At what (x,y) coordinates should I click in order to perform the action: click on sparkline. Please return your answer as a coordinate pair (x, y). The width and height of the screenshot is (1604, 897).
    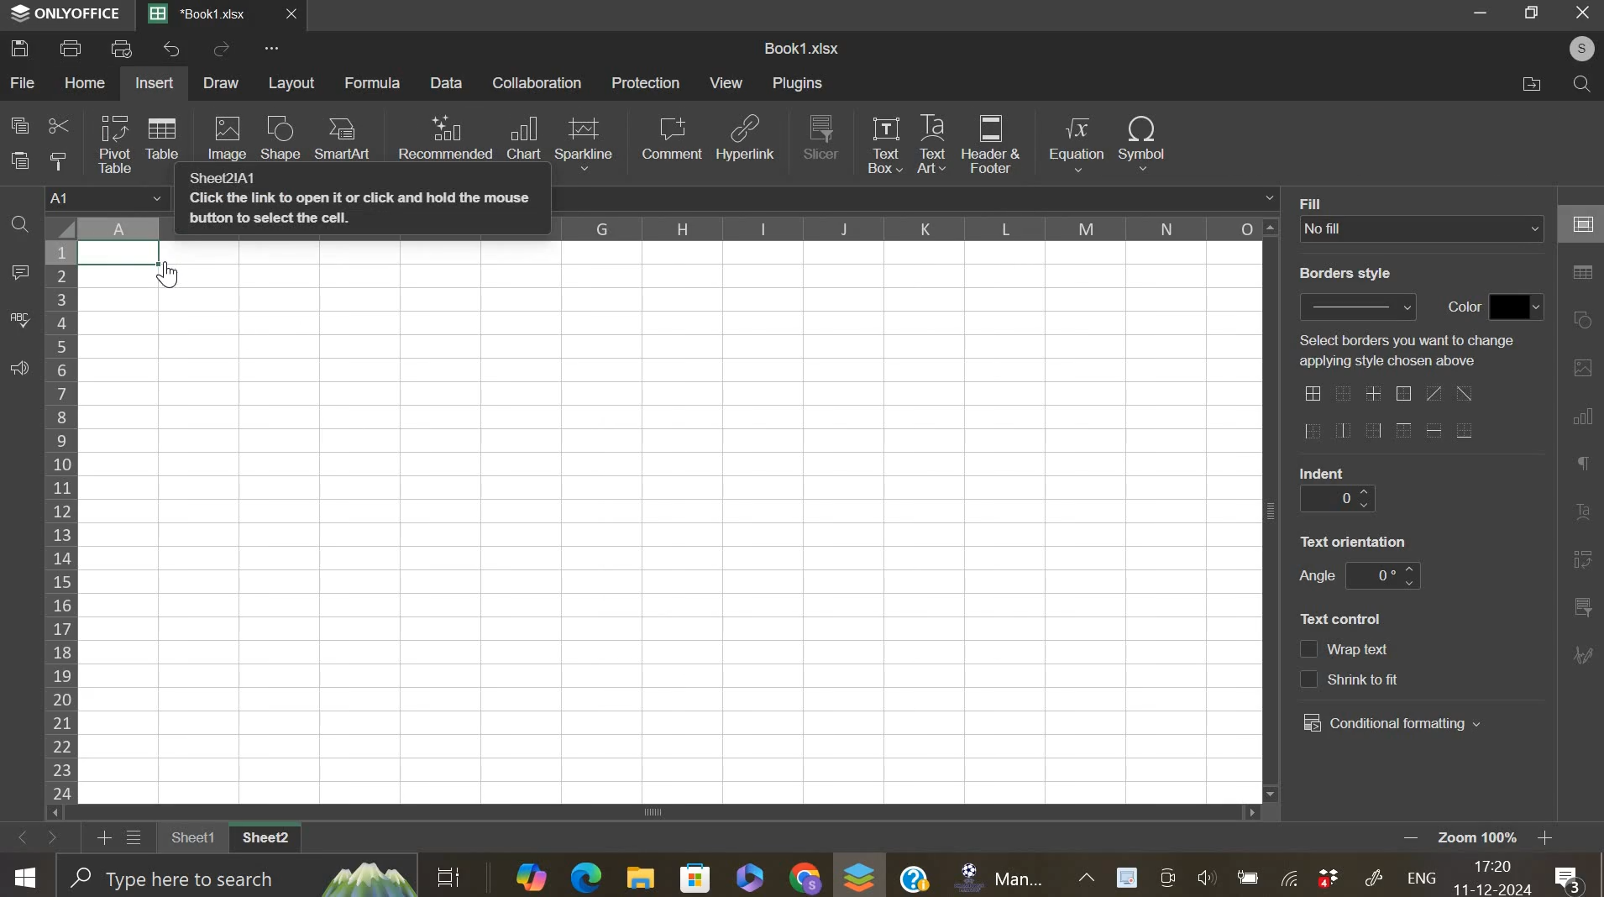
    Looking at the image, I should click on (584, 142).